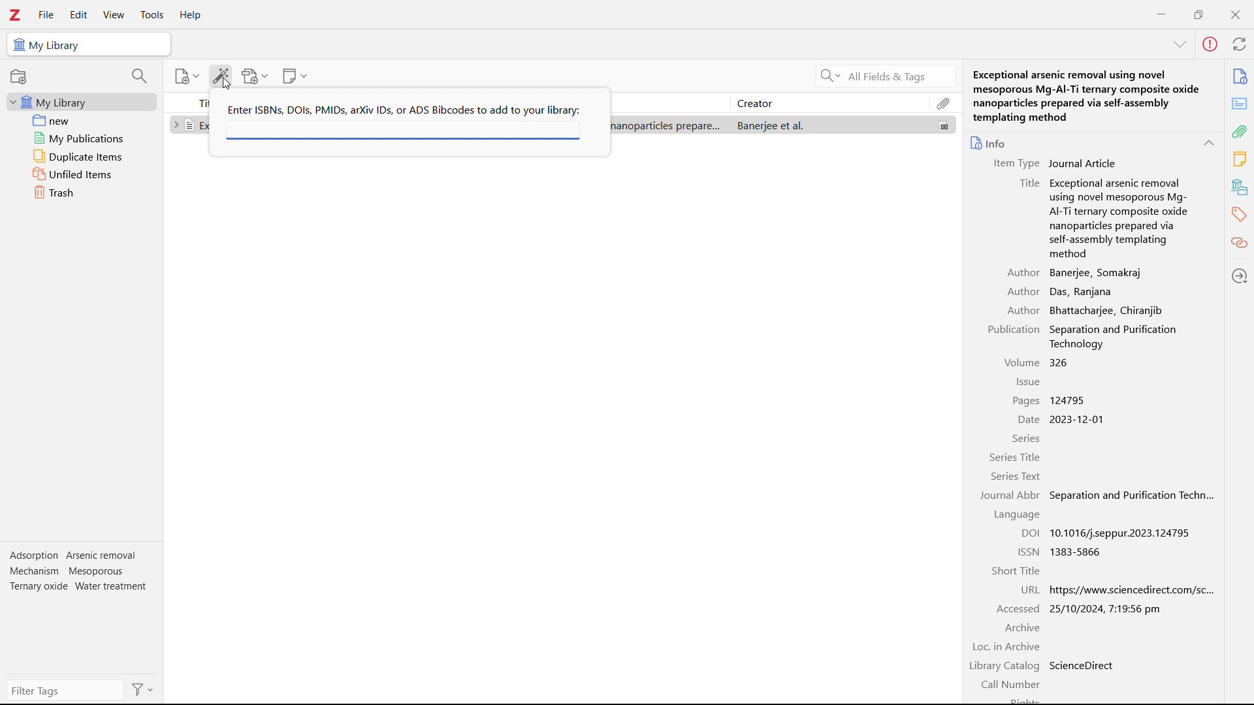 The image size is (1254, 705). What do you see at coordinates (255, 76) in the screenshot?
I see `add attachments` at bounding box center [255, 76].